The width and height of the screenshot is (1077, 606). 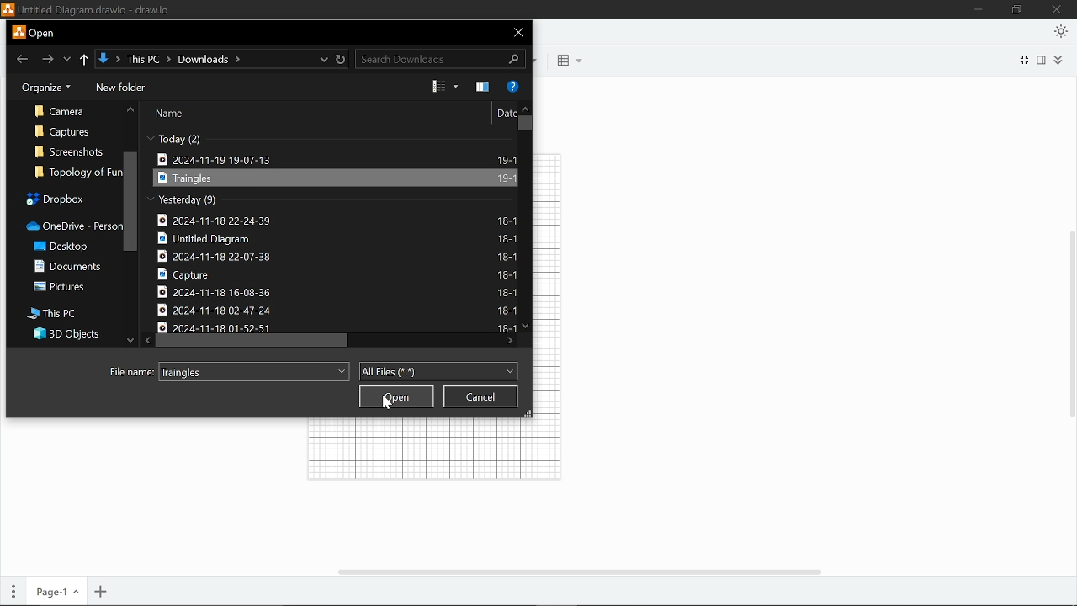 I want to click on Previous location, so click(x=66, y=58).